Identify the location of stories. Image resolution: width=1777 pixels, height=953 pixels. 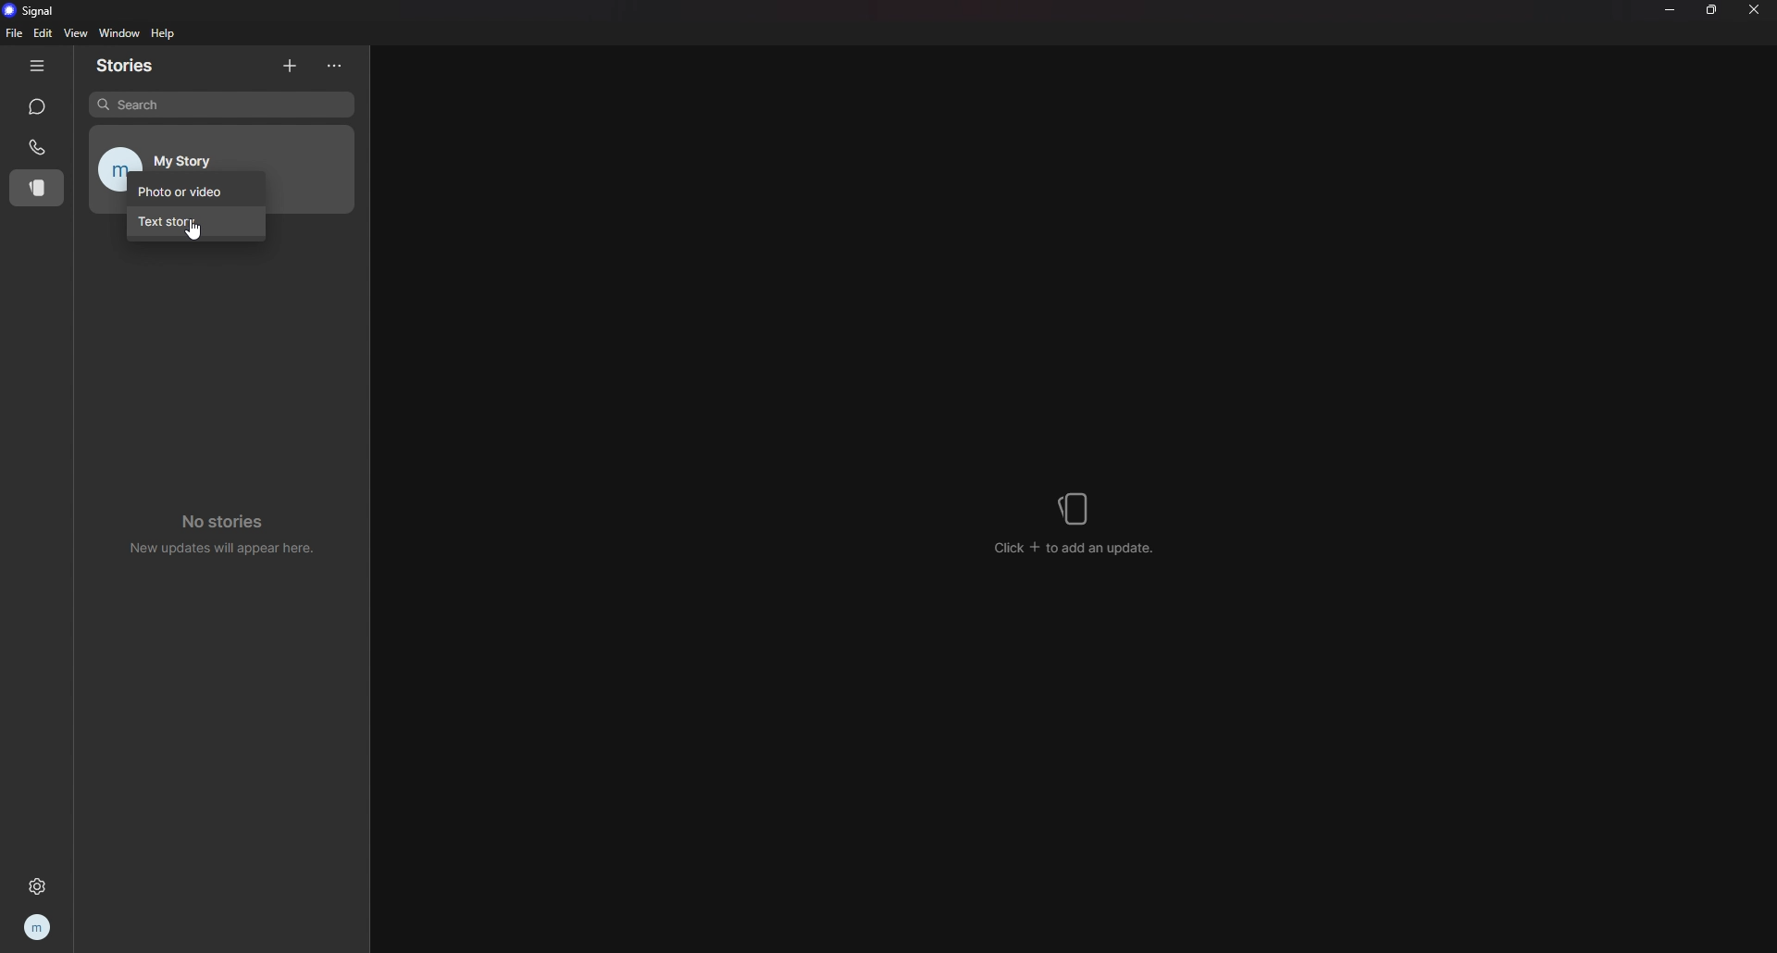
(134, 66).